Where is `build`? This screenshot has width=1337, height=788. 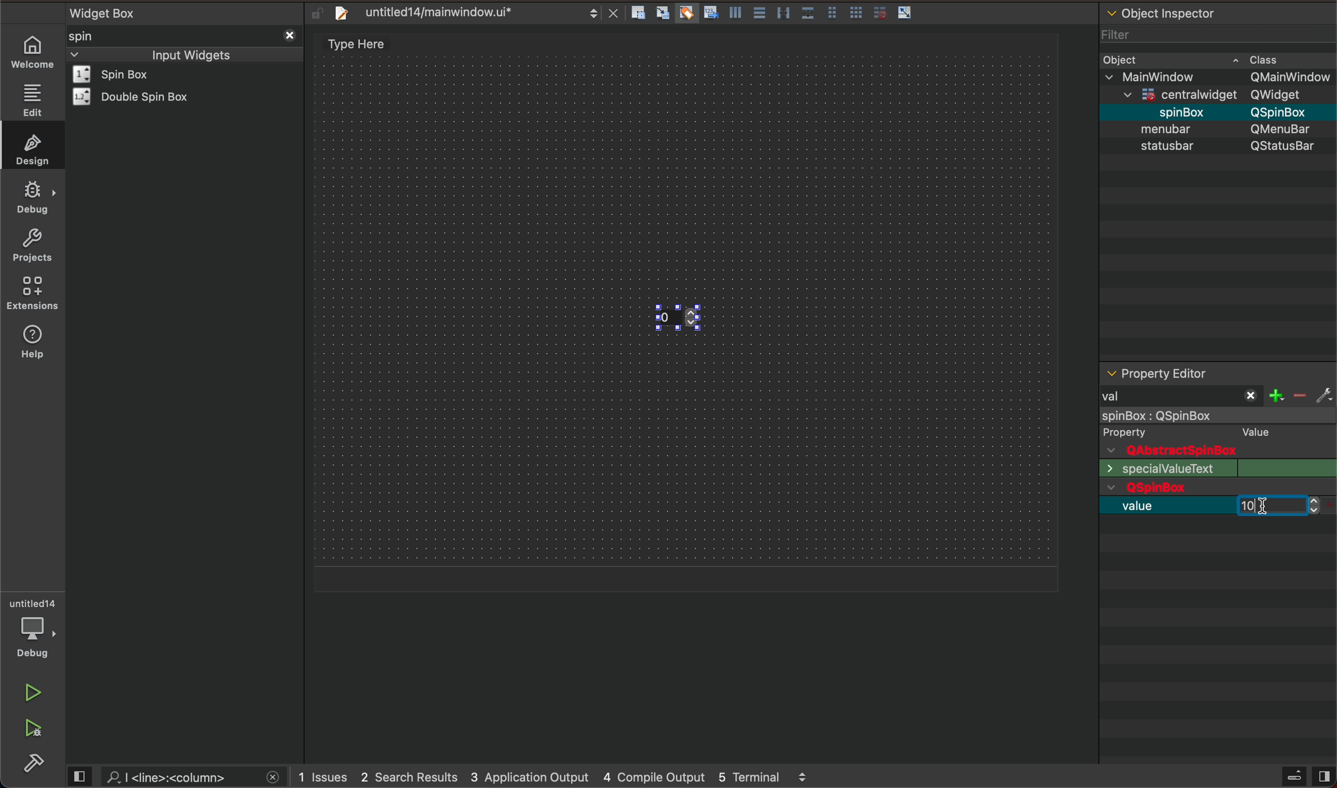
build is located at coordinates (36, 764).